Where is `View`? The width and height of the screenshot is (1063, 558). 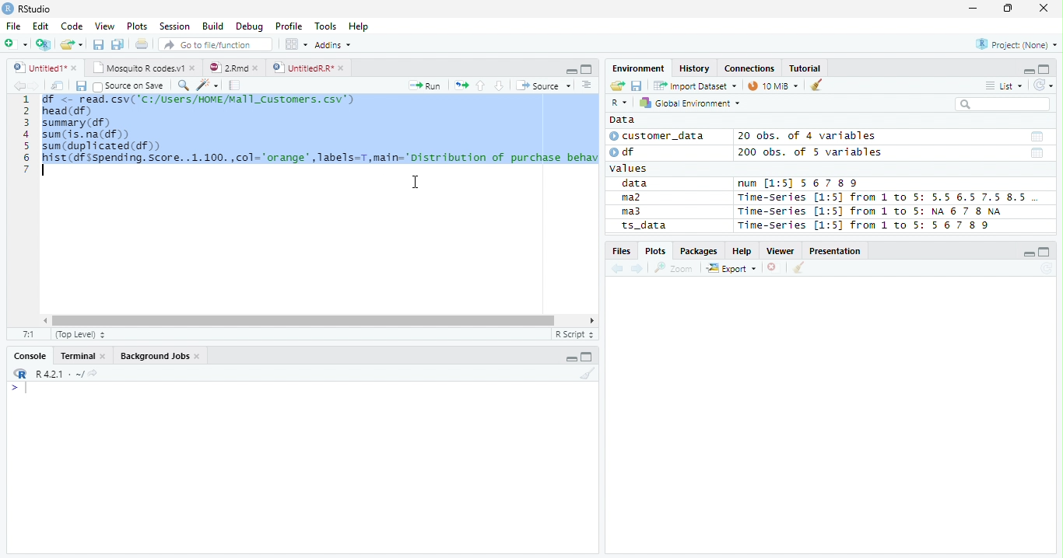
View is located at coordinates (106, 26).